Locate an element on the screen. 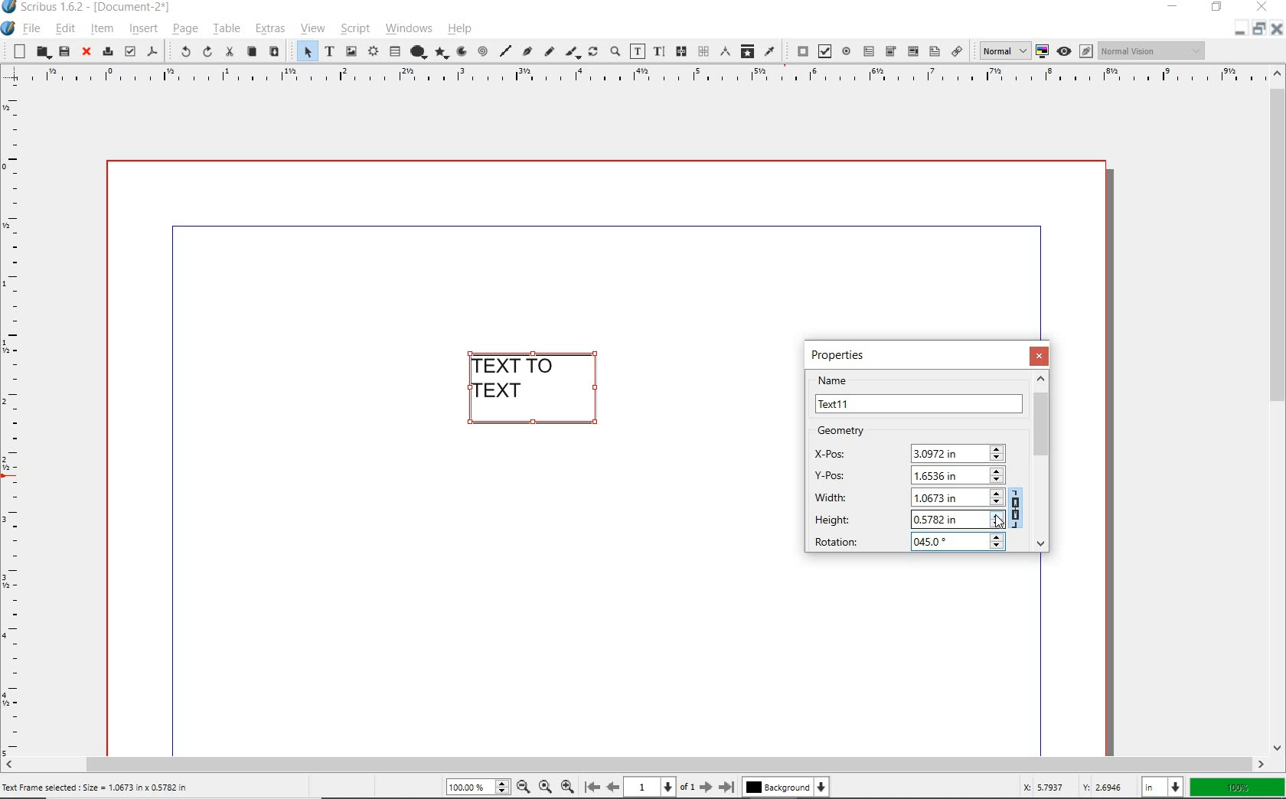 Image resolution: width=1286 pixels, height=799 pixels. extras is located at coordinates (270, 28).